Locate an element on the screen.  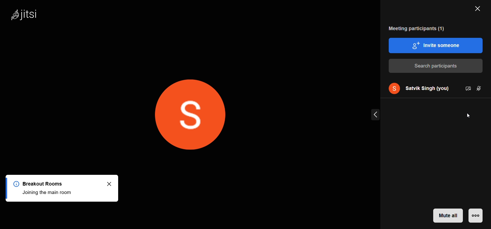
Jitsi is located at coordinates (26, 13).